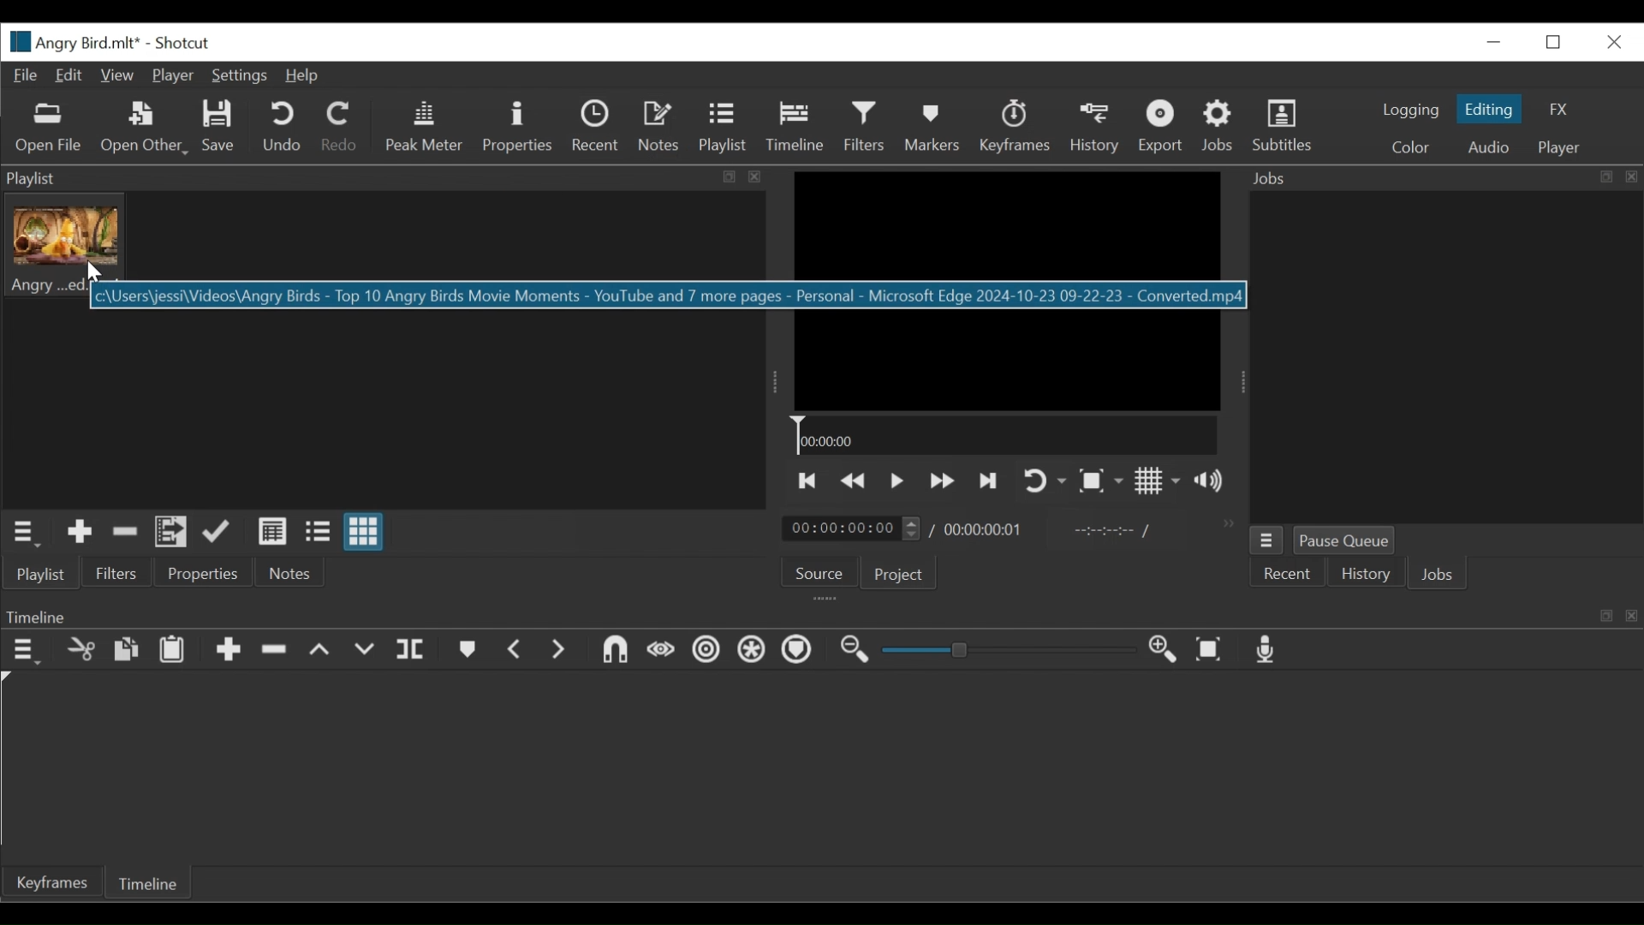  What do you see at coordinates (1558, 148) in the screenshot?
I see `Player` at bounding box center [1558, 148].